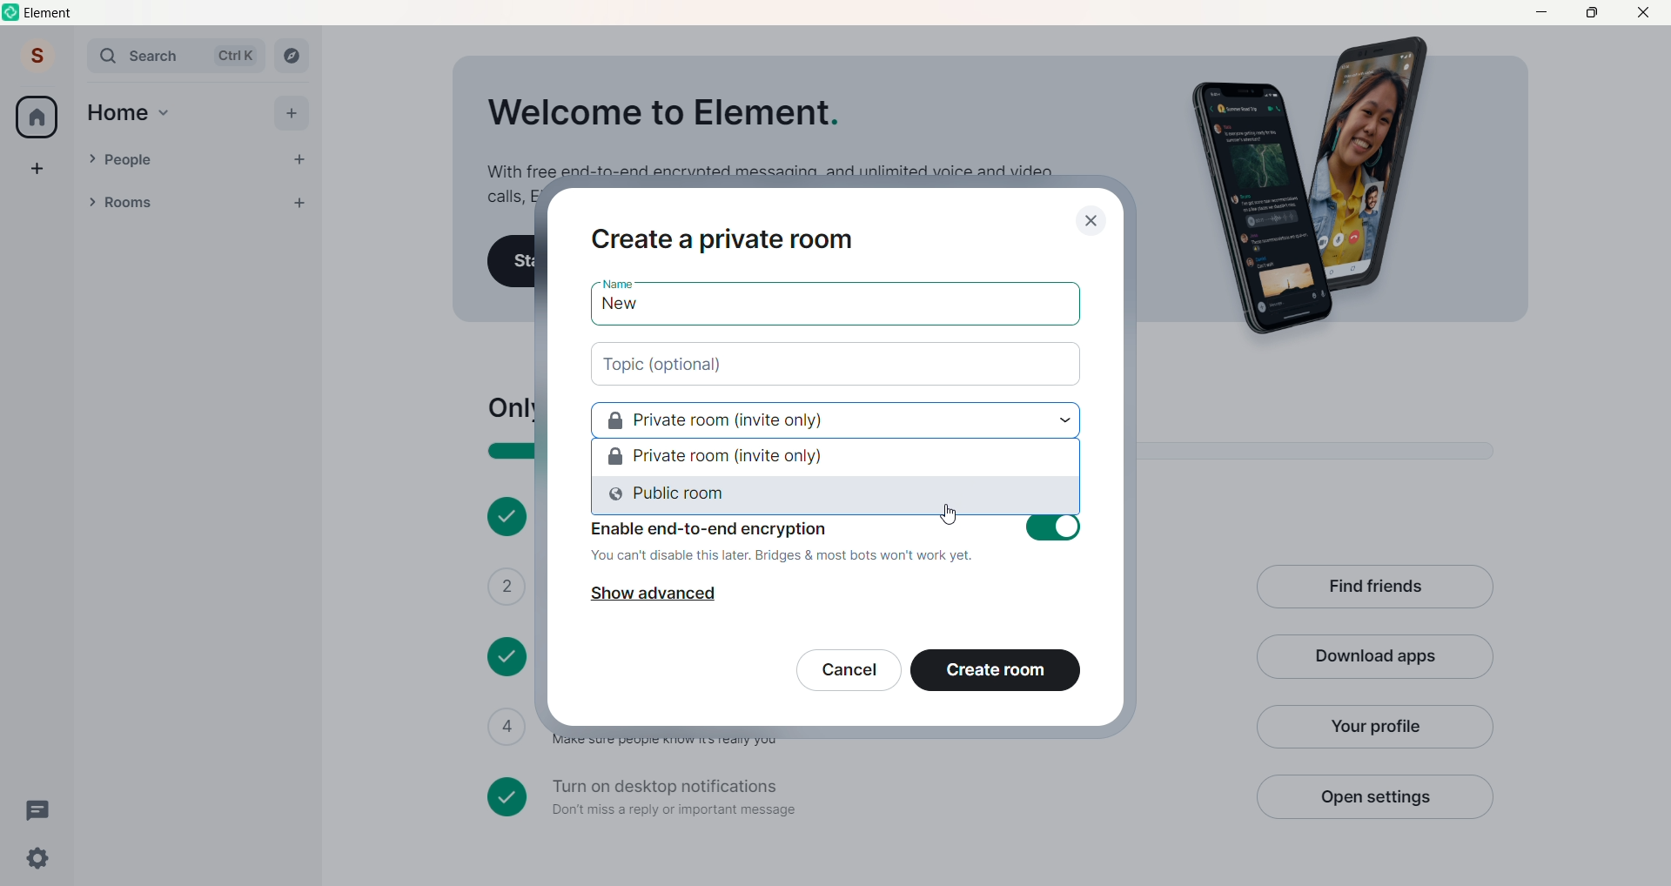  Describe the element at coordinates (1372, 727) in the screenshot. I see `Your Profile` at that location.